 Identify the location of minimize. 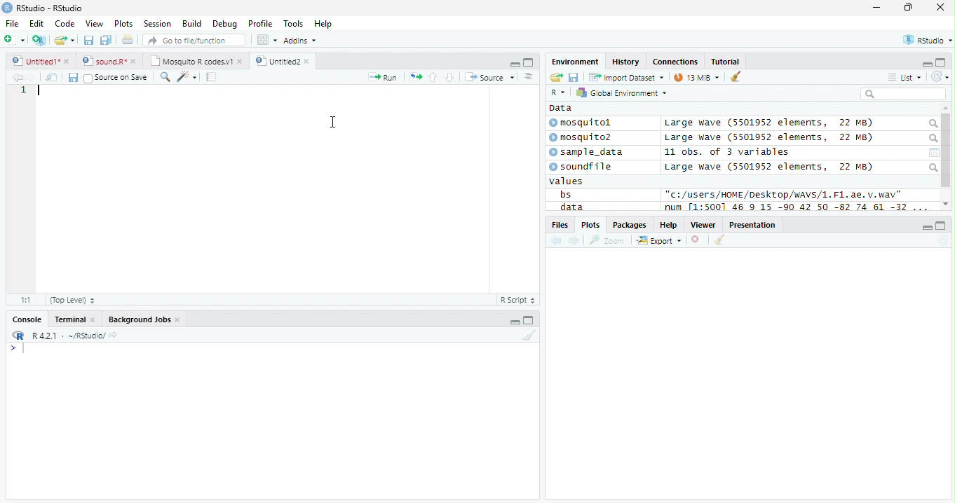
(515, 63).